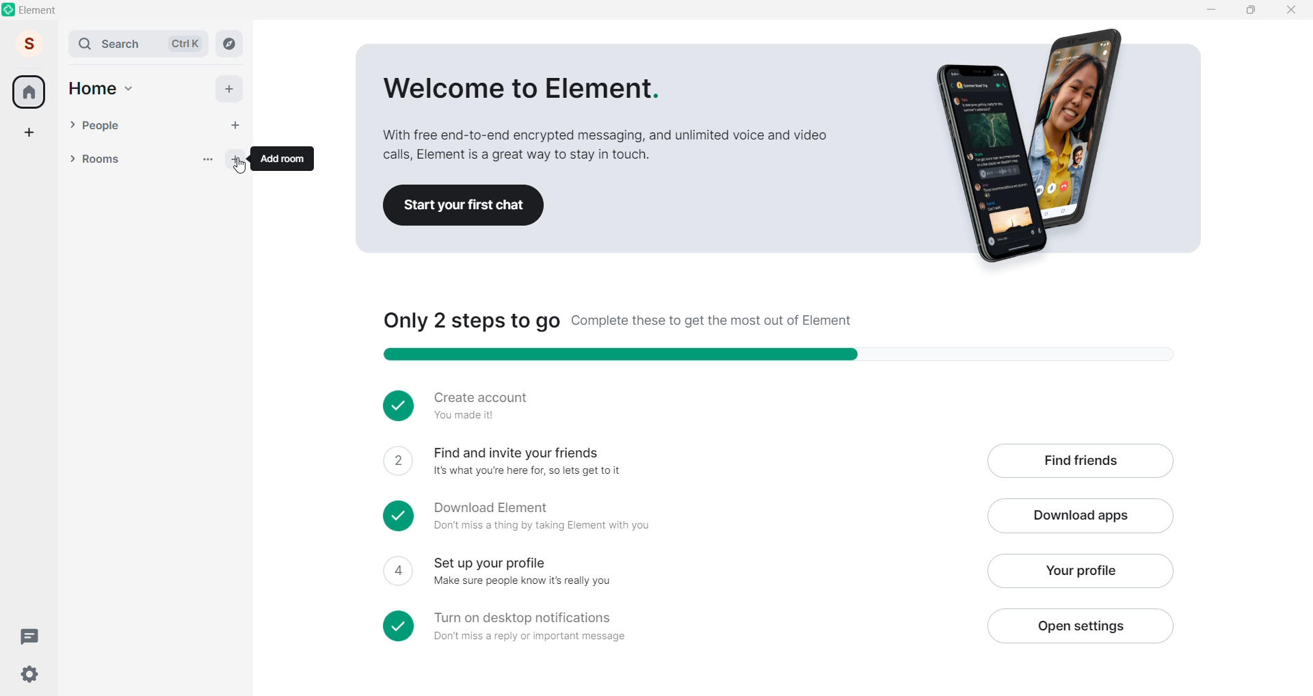 The width and height of the screenshot is (1313, 696). I want to click on Add room, so click(239, 157).